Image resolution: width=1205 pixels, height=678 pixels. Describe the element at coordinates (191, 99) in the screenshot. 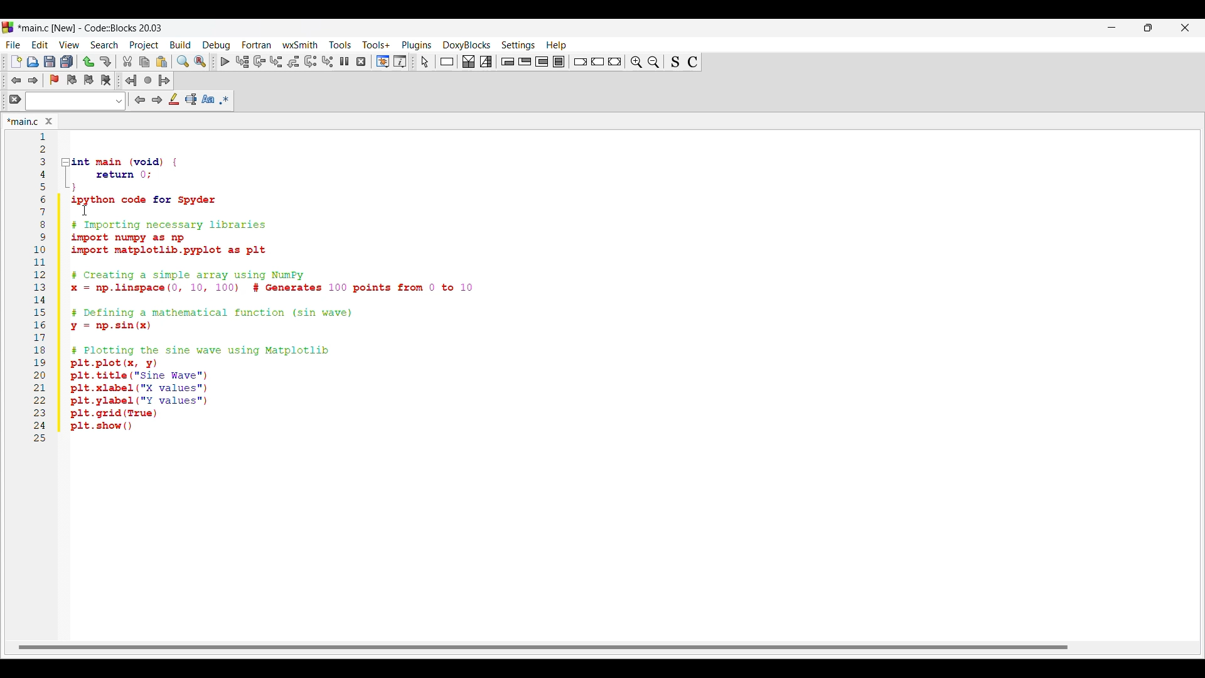

I see `Selected text` at that location.